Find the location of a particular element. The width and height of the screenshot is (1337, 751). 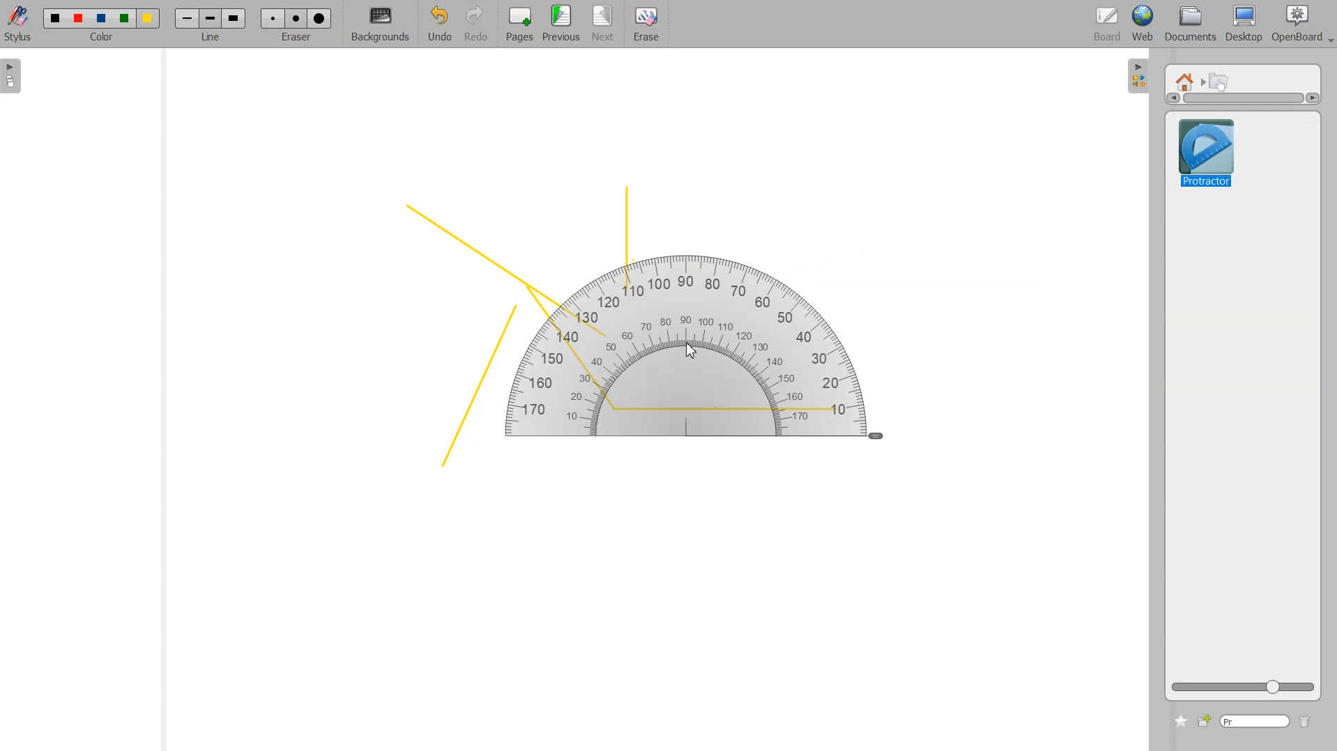

Documents is located at coordinates (1189, 25).